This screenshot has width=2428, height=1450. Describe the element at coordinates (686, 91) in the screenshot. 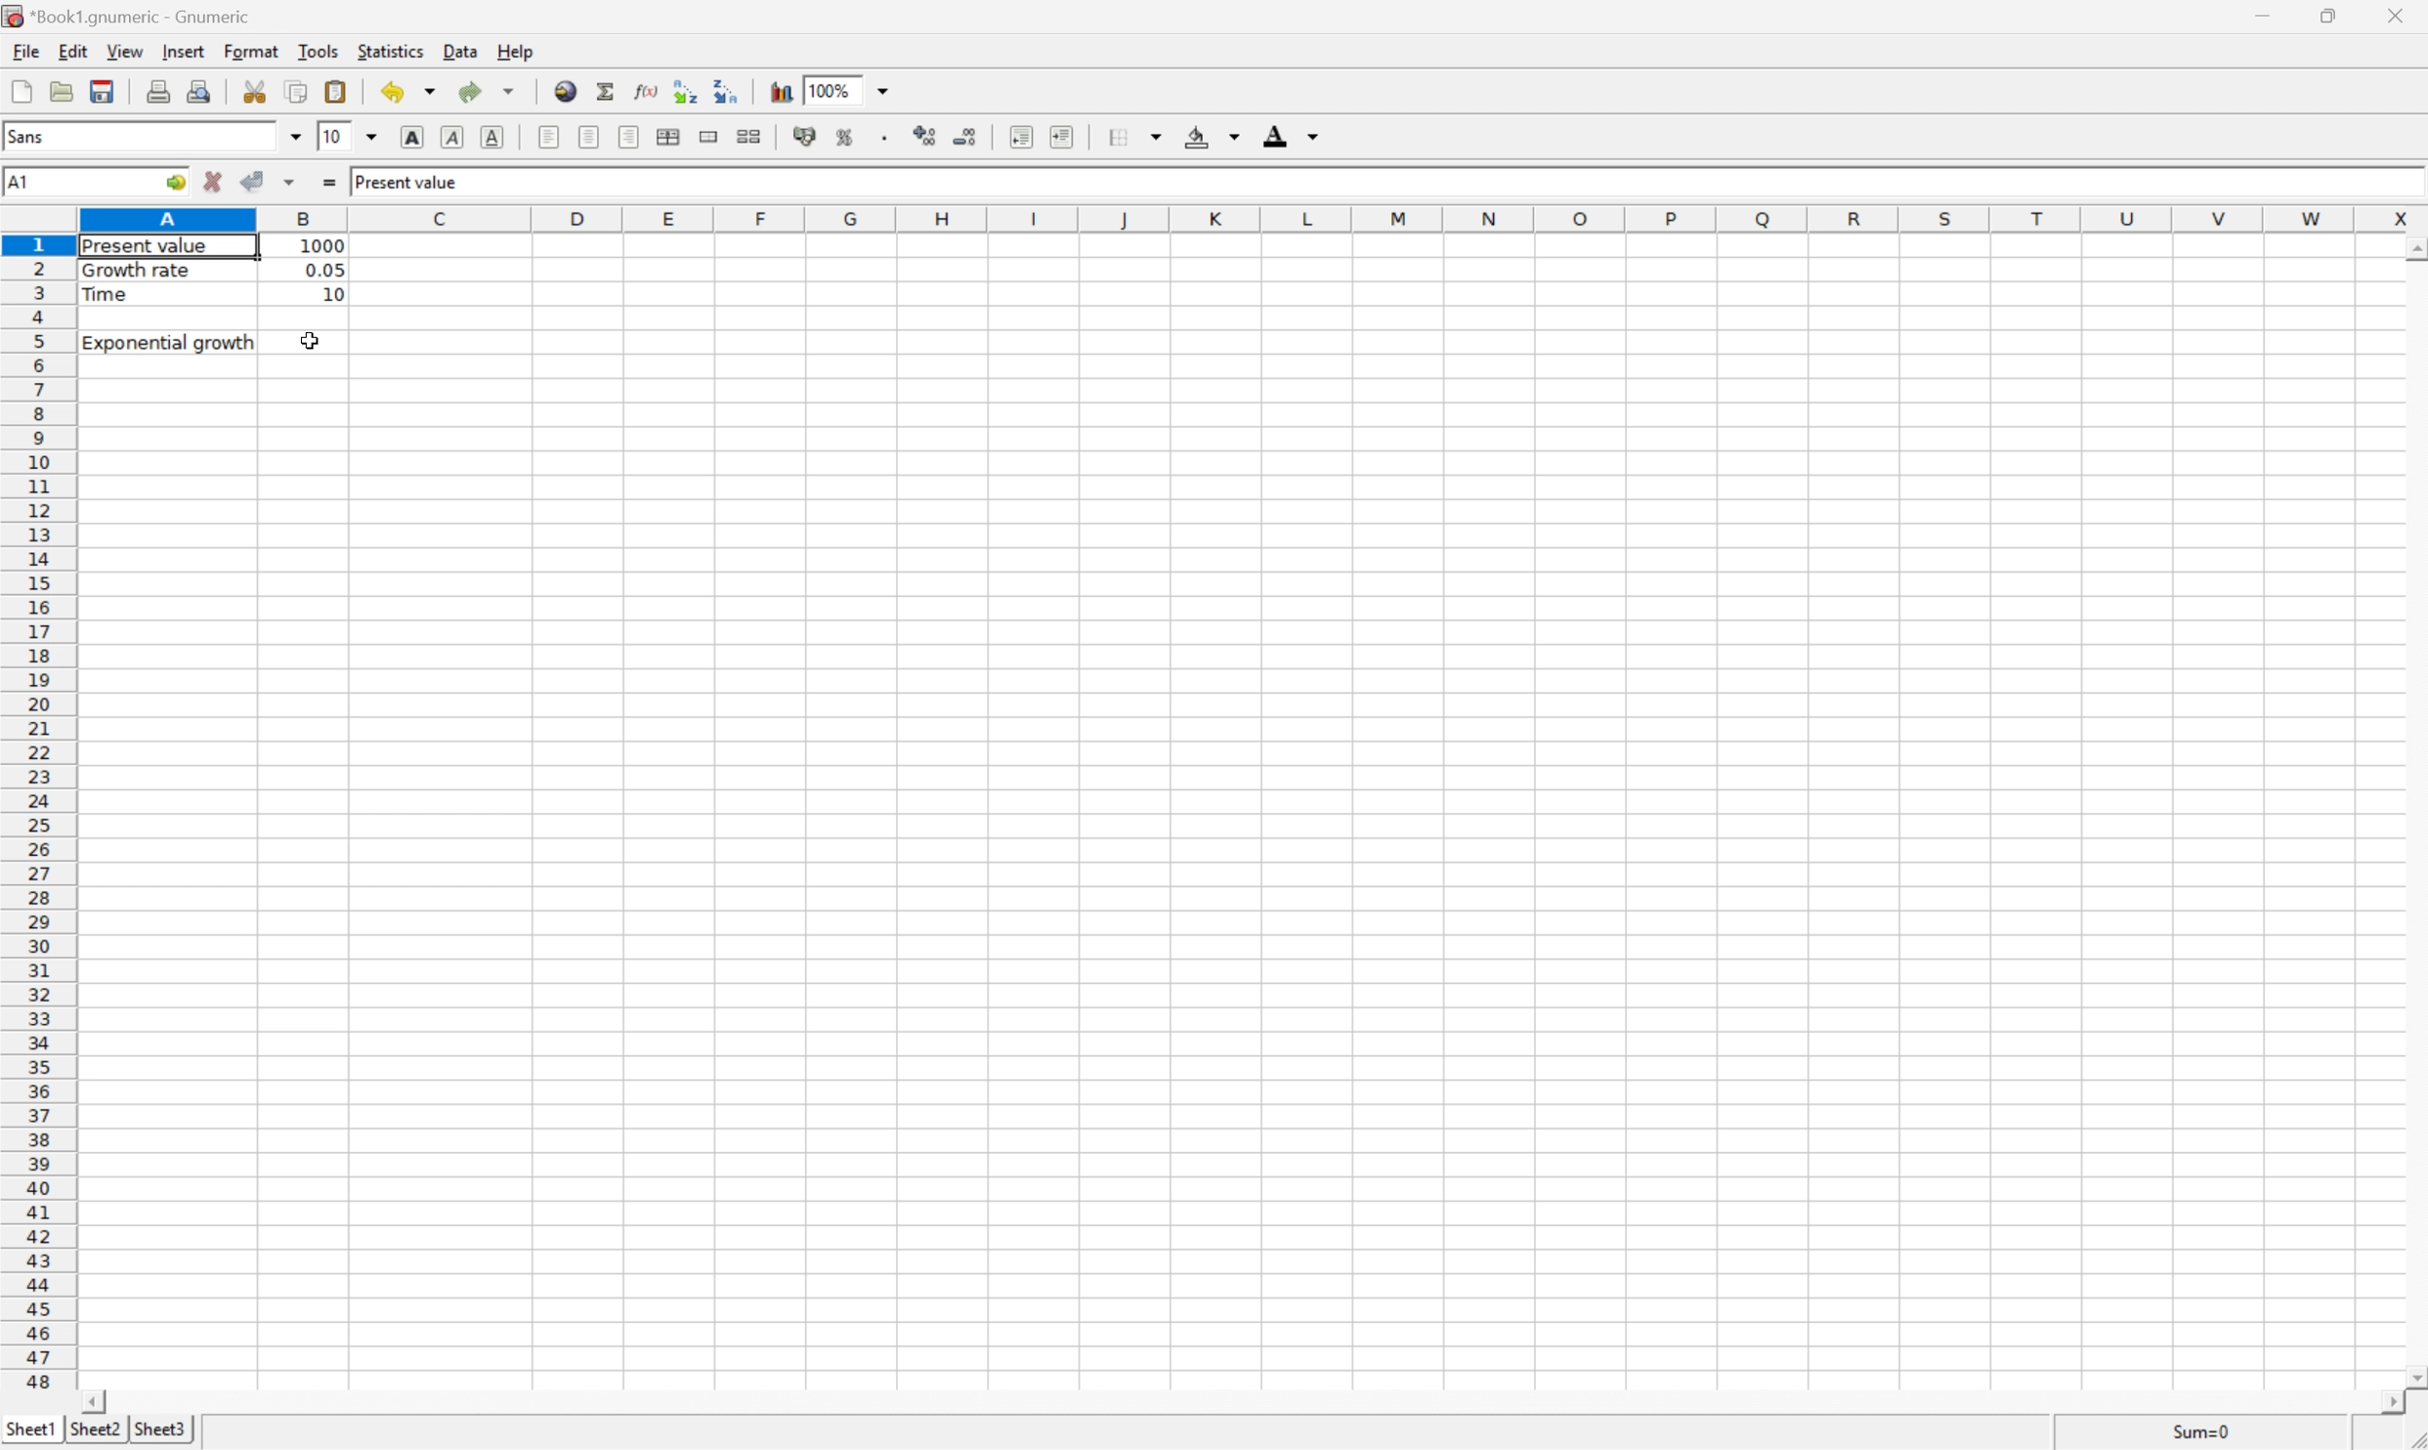

I see `Decrease indent, and align the contents to the left` at that location.